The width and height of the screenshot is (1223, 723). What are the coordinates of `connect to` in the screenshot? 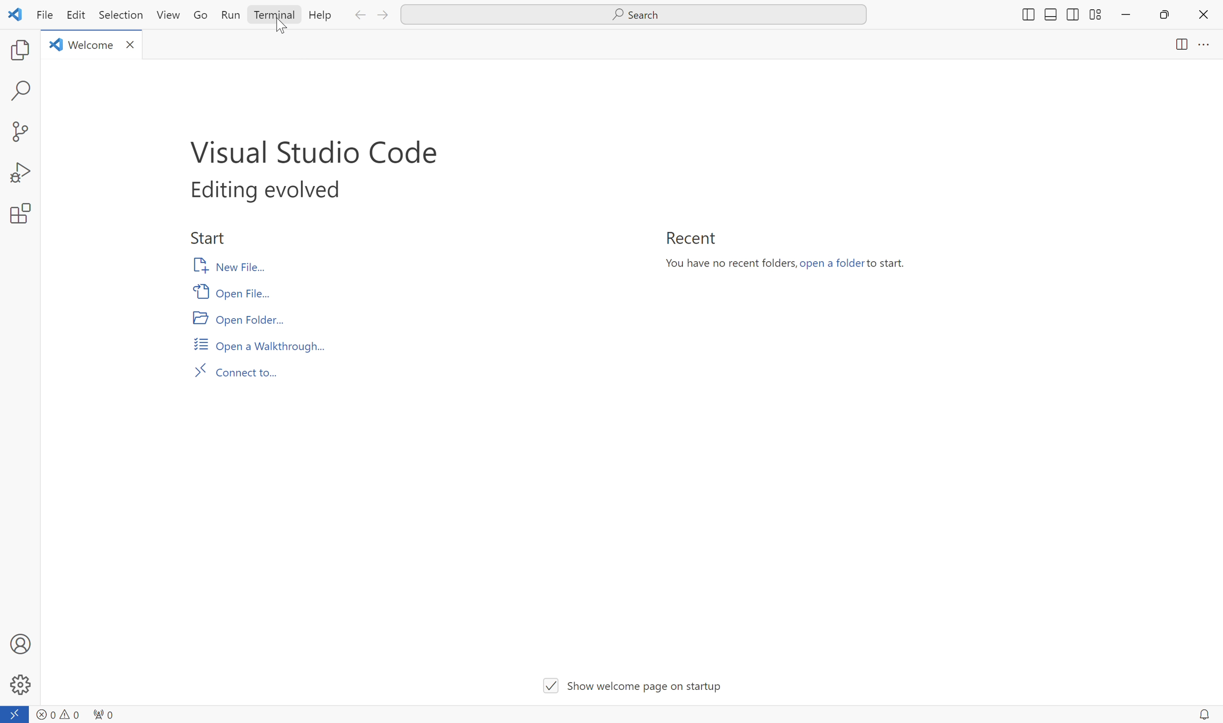 It's located at (15, 714).